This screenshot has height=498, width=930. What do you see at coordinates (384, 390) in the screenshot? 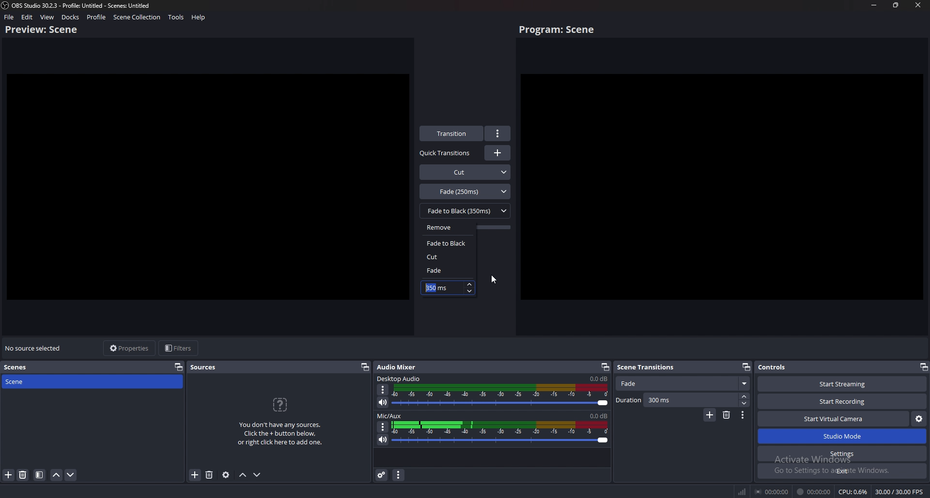
I see `Options` at bounding box center [384, 390].